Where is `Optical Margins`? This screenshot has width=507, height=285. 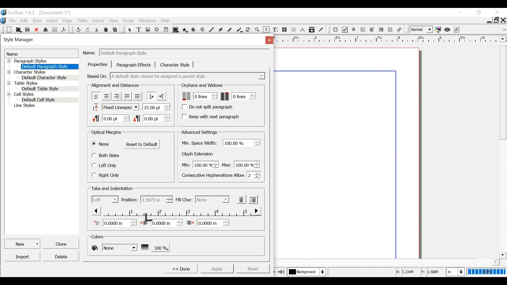 Optical Margins is located at coordinates (107, 133).